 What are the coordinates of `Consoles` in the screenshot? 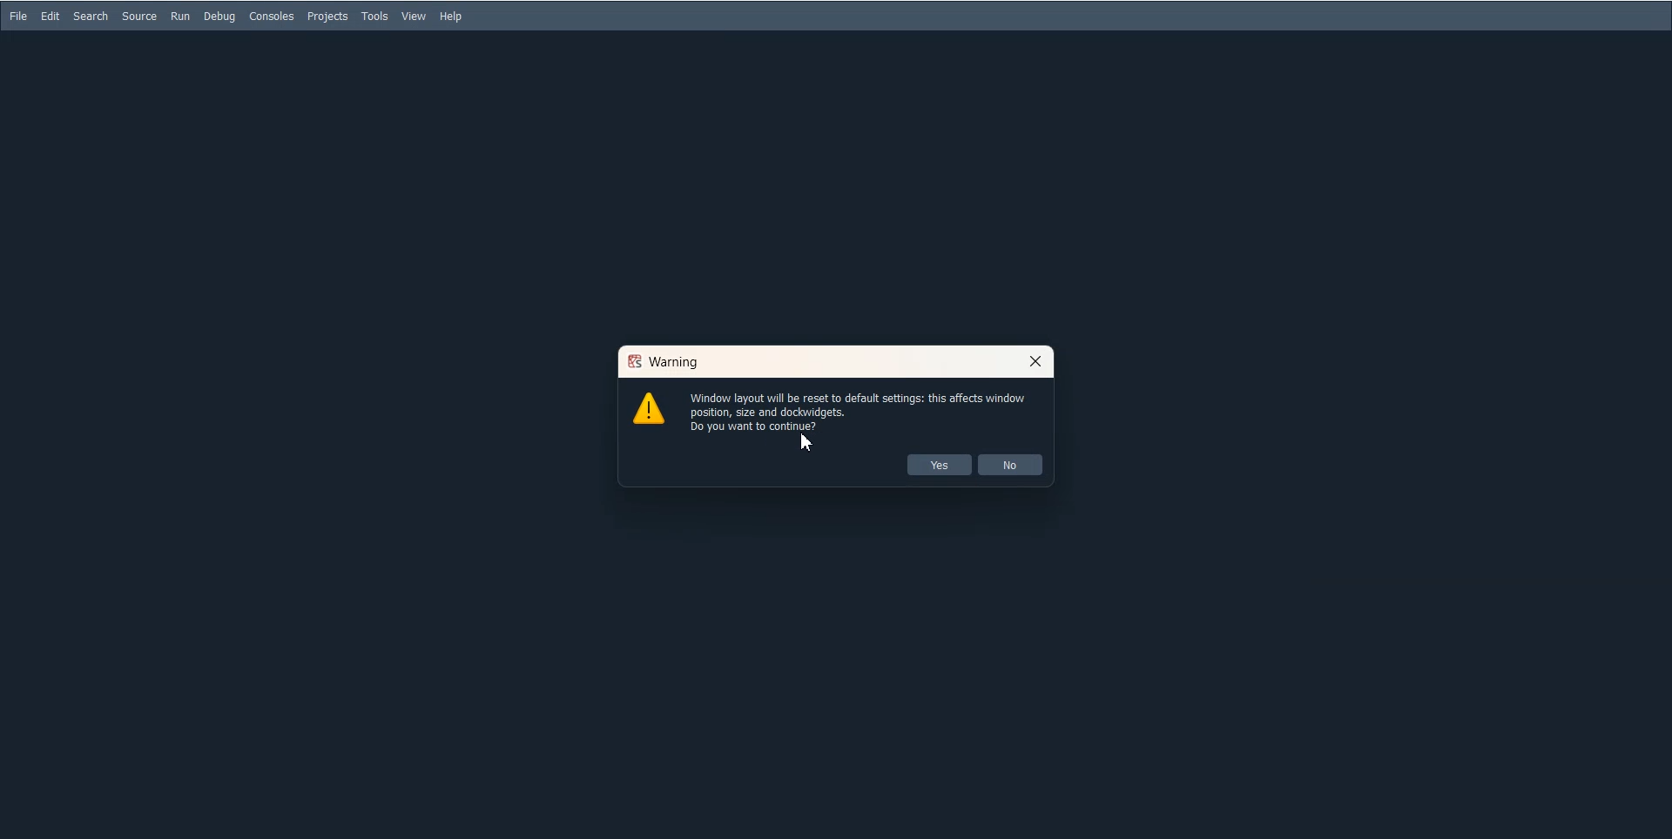 It's located at (272, 16).